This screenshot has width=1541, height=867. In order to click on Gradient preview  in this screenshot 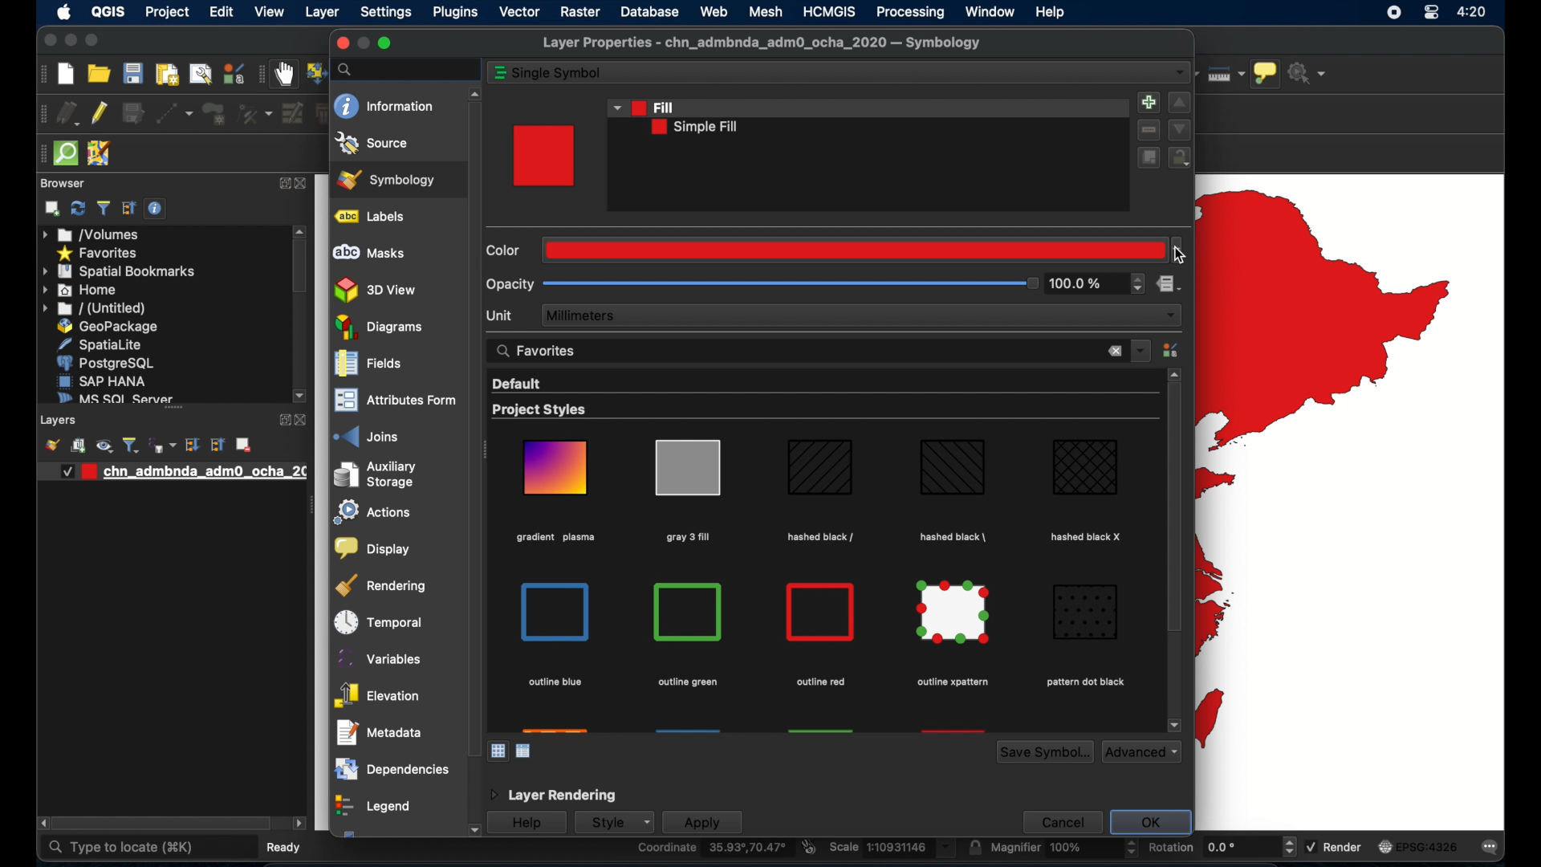, I will do `click(1087, 612)`.